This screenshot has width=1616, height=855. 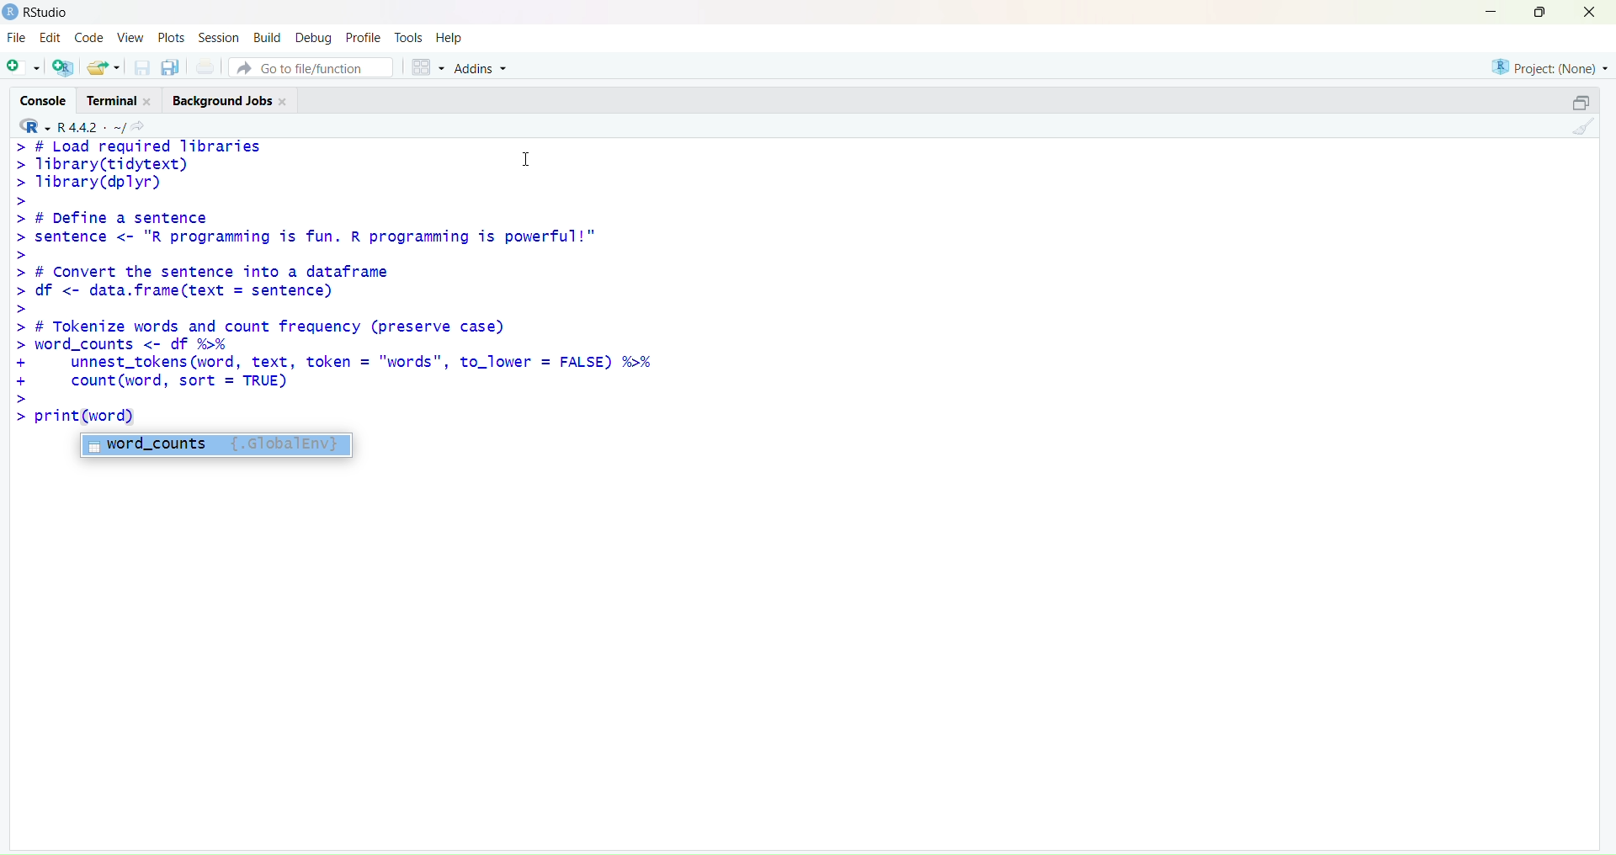 What do you see at coordinates (1546, 66) in the screenshot?
I see `project(None)` at bounding box center [1546, 66].